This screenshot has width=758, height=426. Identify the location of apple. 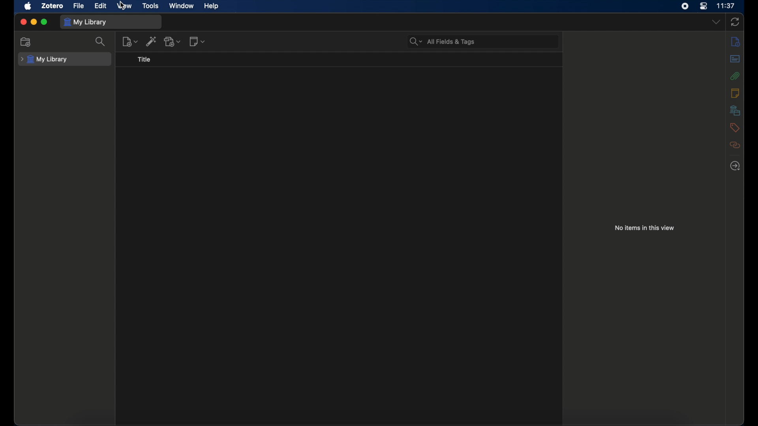
(28, 6).